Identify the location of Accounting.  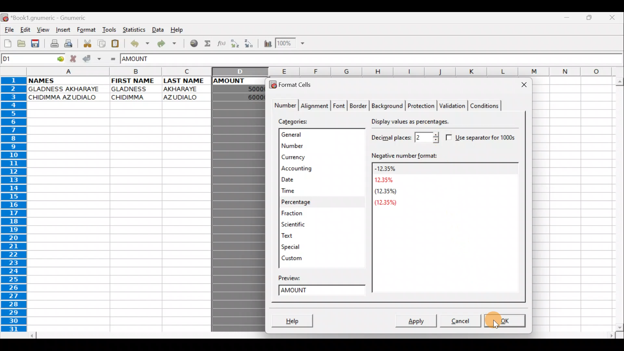
(310, 168).